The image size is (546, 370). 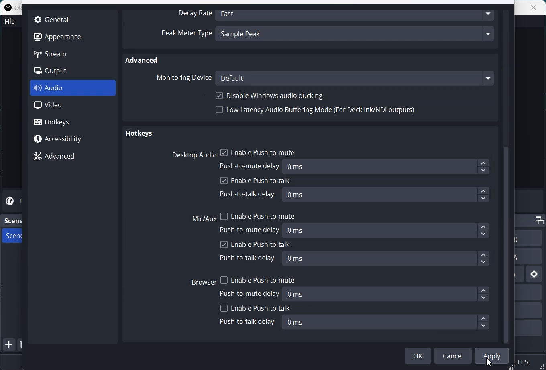 What do you see at coordinates (183, 77) in the screenshot?
I see `Monitoring Device` at bounding box center [183, 77].